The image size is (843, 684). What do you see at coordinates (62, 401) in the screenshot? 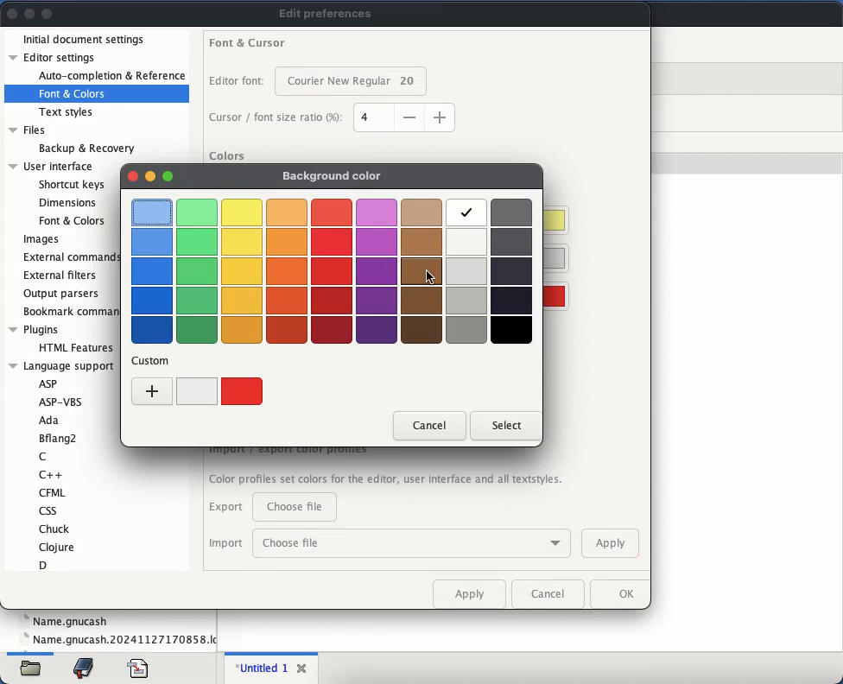
I see `ASP-VBS` at bounding box center [62, 401].